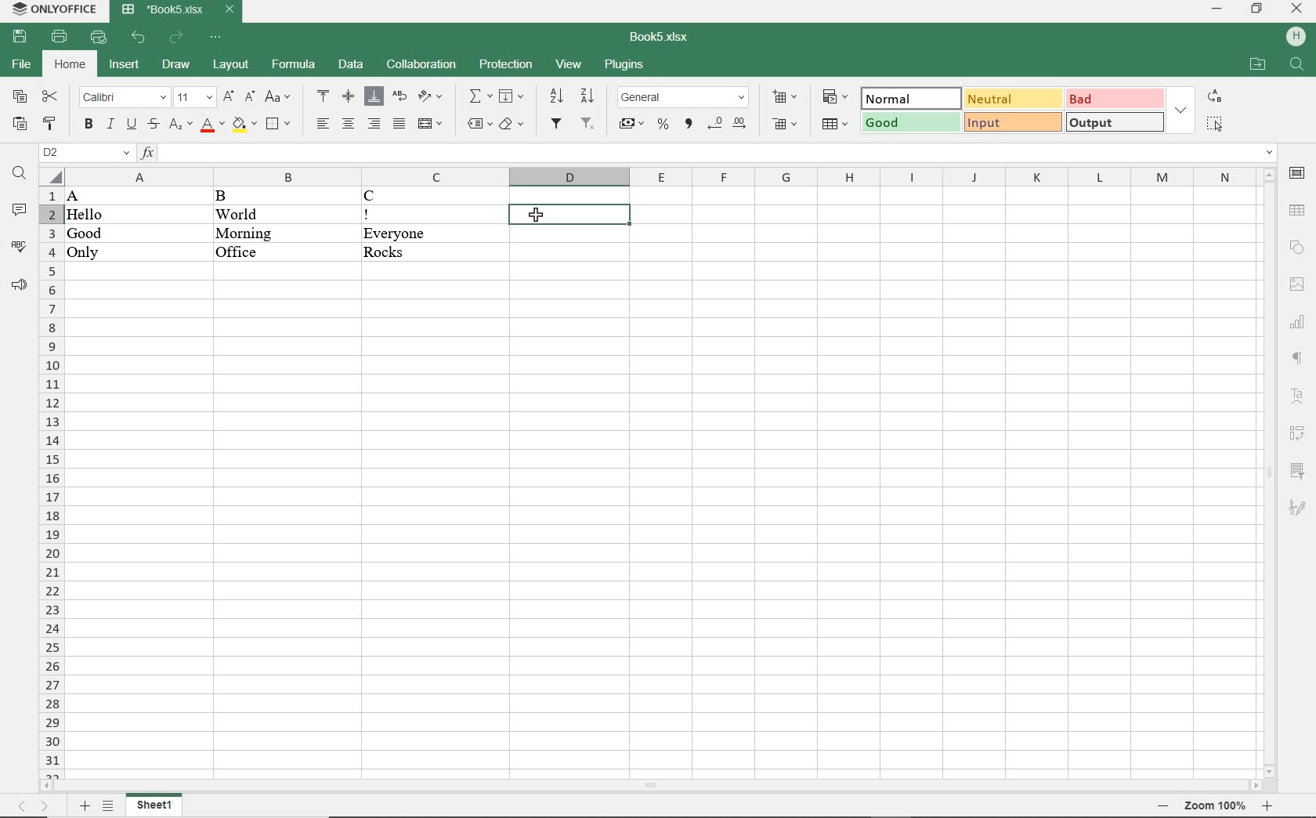 The image size is (1316, 818). I want to click on CHART, so click(1299, 321).